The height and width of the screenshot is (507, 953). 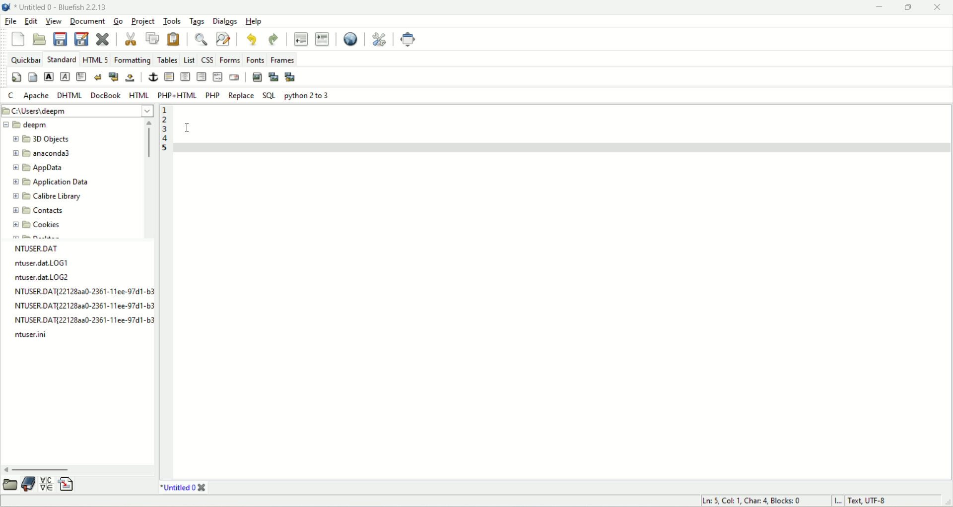 I want to click on standard, so click(x=62, y=60).